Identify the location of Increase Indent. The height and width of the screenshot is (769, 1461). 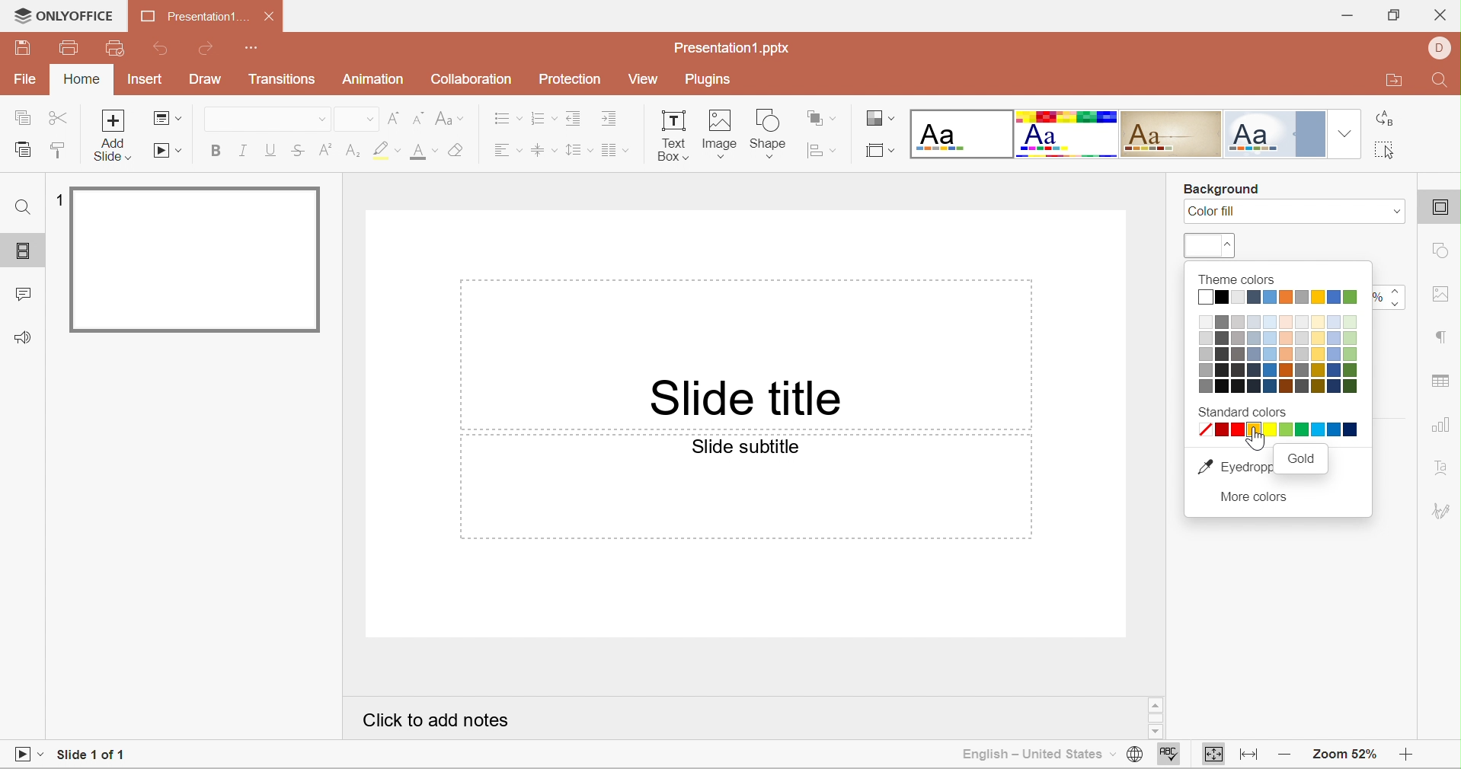
(609, 120).